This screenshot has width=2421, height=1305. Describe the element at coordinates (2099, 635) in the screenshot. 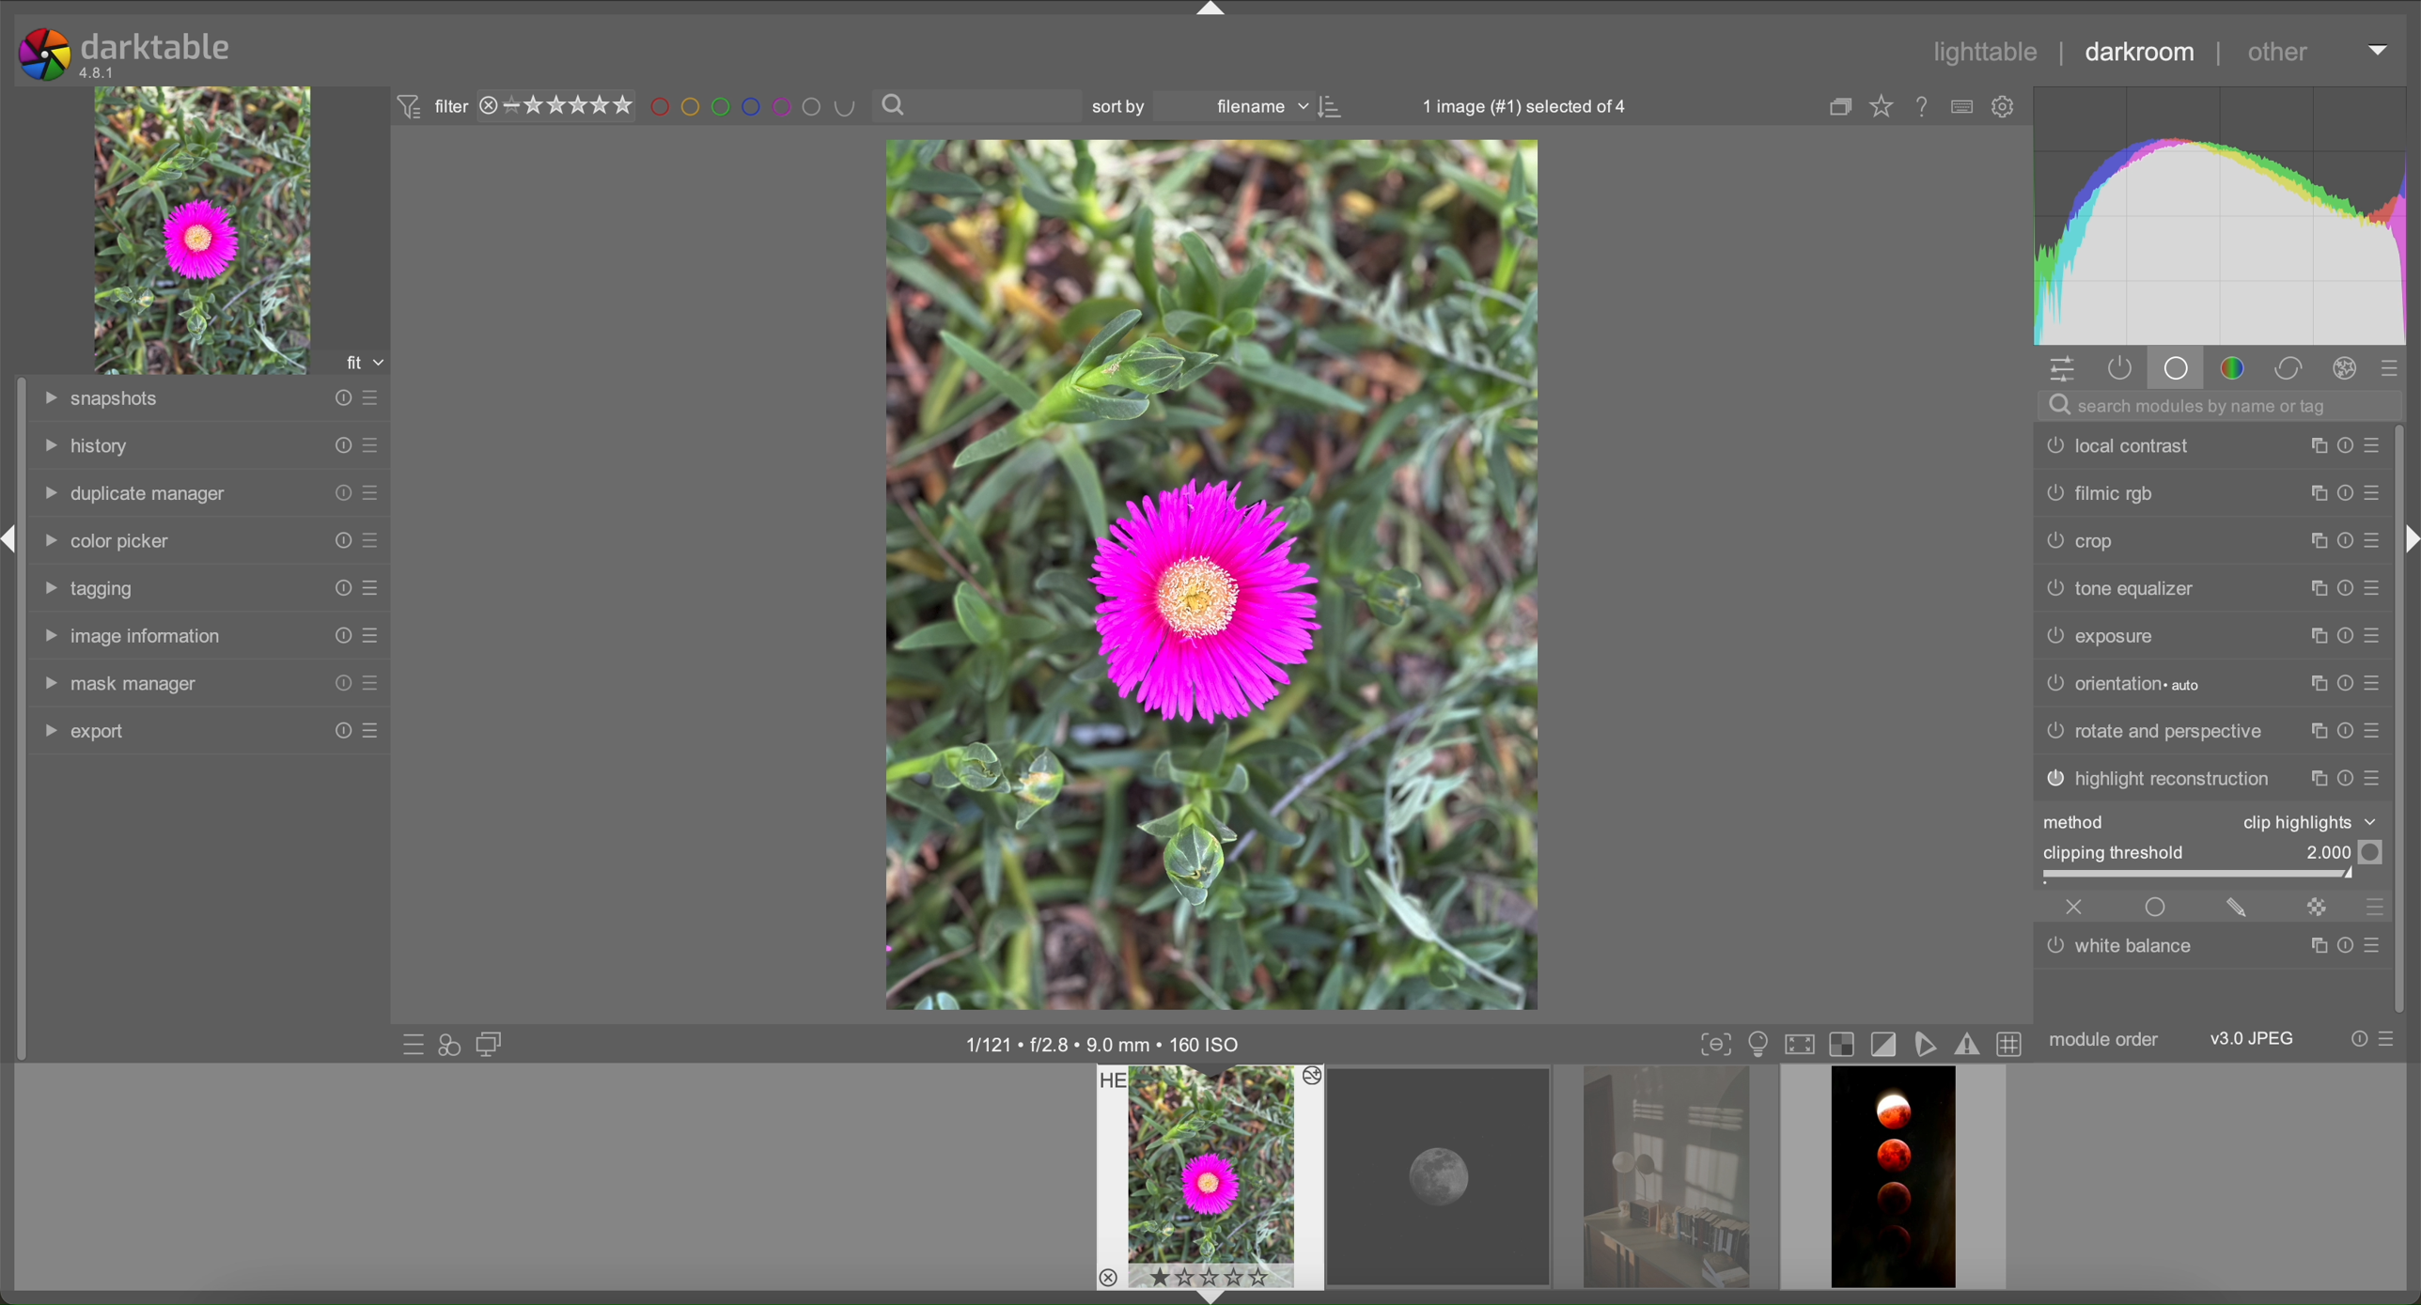

I see `exposure` at that location.